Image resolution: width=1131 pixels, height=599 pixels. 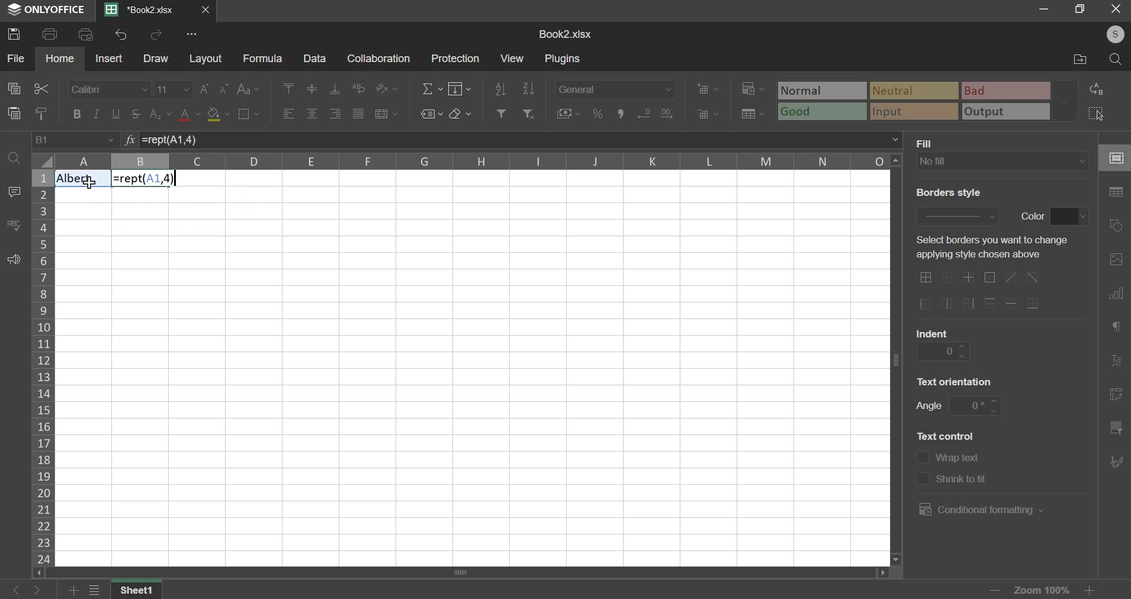 What do you see at coordinates (564, 59) in the screenshot?
I see `plugins` at bounding box center [564, 59].